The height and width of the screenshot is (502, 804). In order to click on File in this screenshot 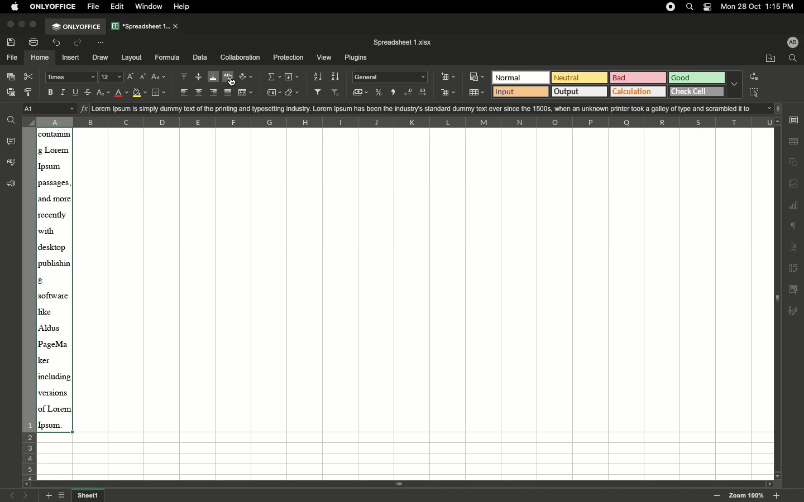, I will do `click(94, 7)`.